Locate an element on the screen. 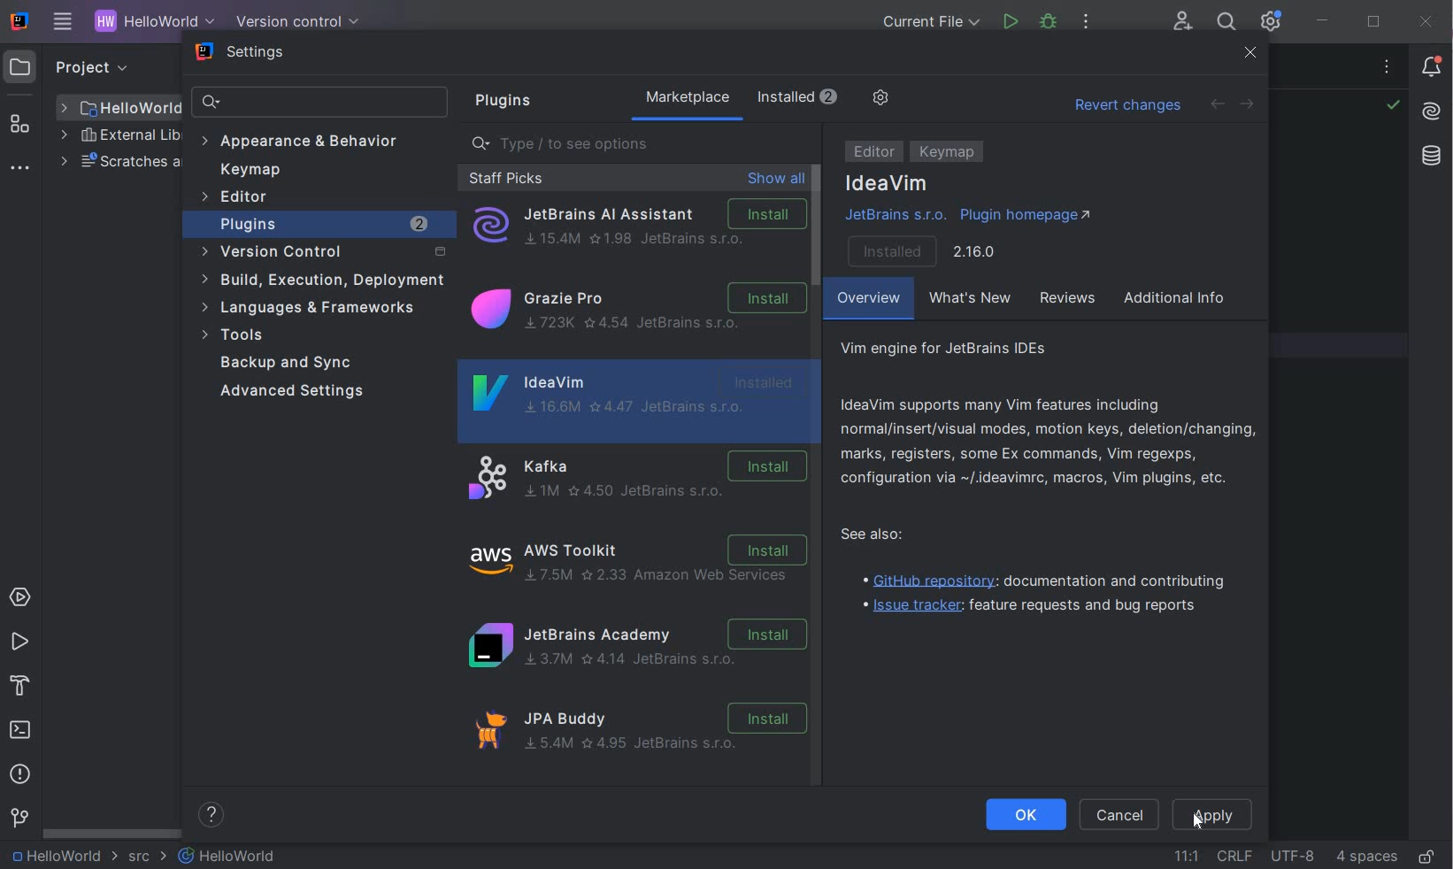  STRUCTURE is located at coordinates (21, 124).